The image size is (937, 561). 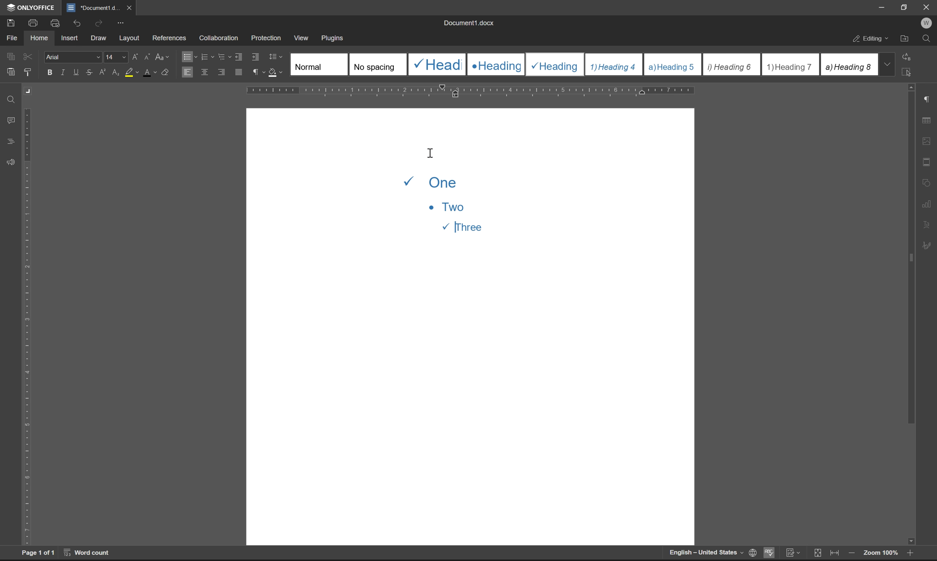 What do you see at coordinates (448, 206) in the screenshot?
I see `Multilevel list with alternating symbols` at bounding box center [448, 206].